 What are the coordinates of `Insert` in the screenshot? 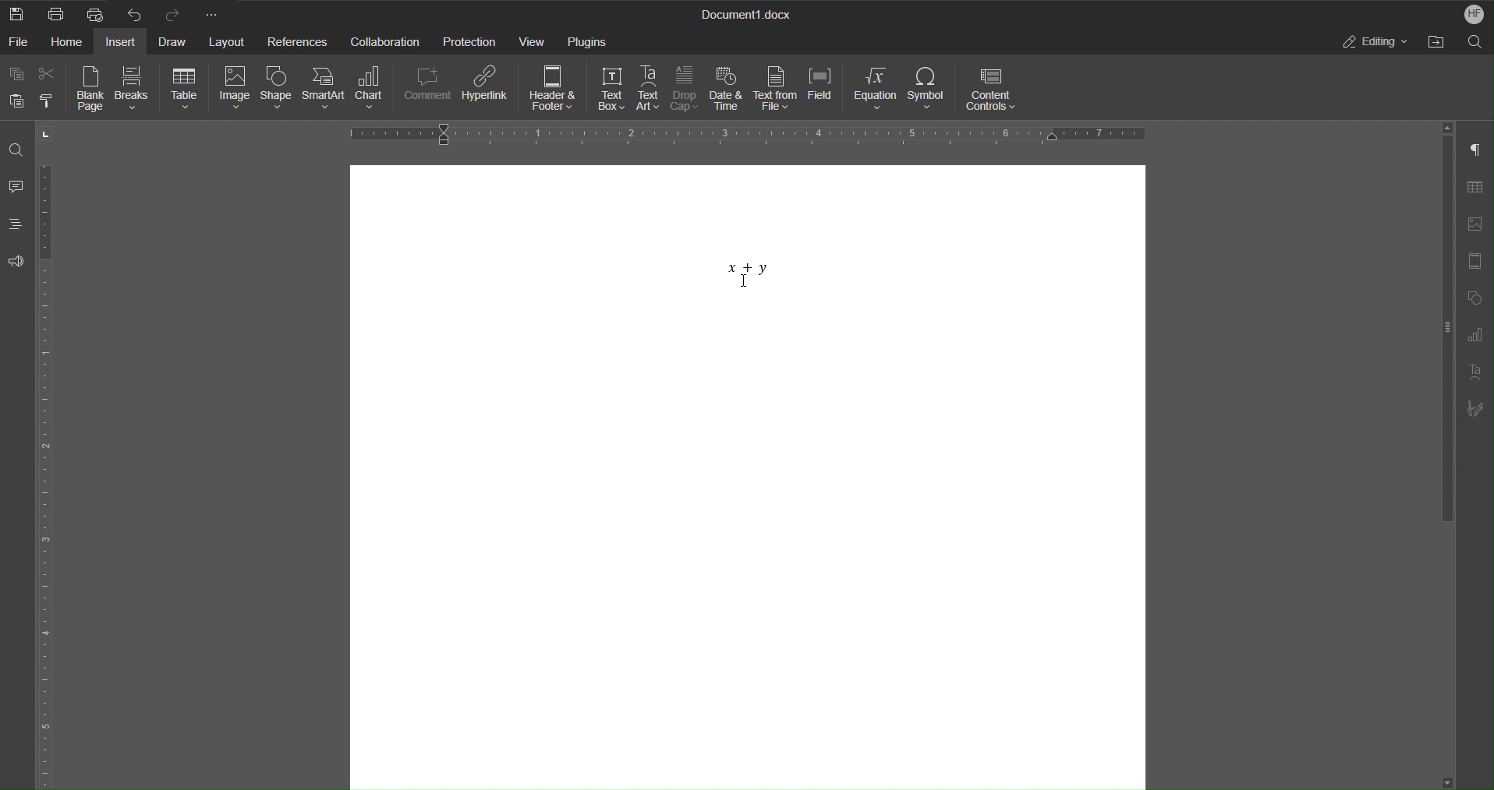 It's located at (119, 44).